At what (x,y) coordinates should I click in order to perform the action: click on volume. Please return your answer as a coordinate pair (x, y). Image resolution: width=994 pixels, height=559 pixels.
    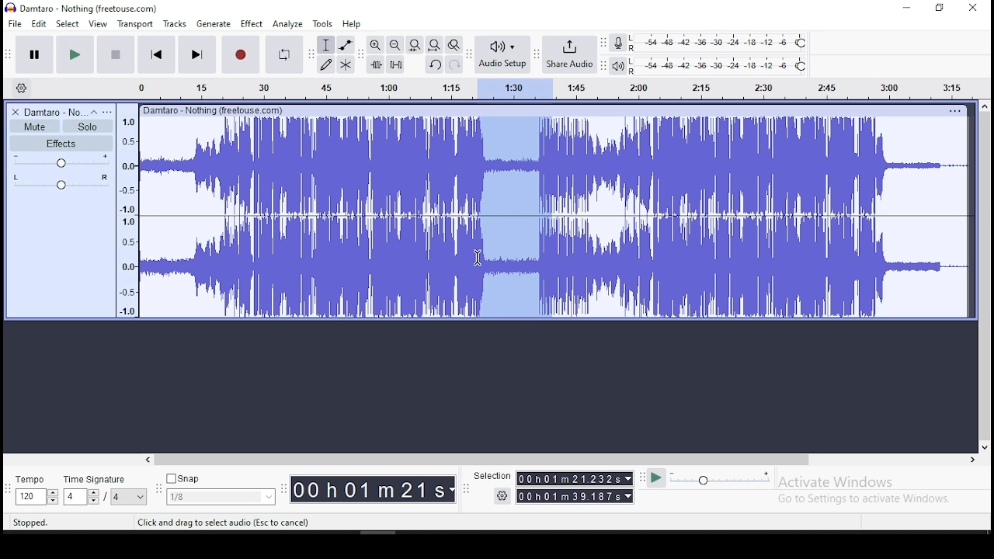
    Looking at the image, I should click on (62, 161).